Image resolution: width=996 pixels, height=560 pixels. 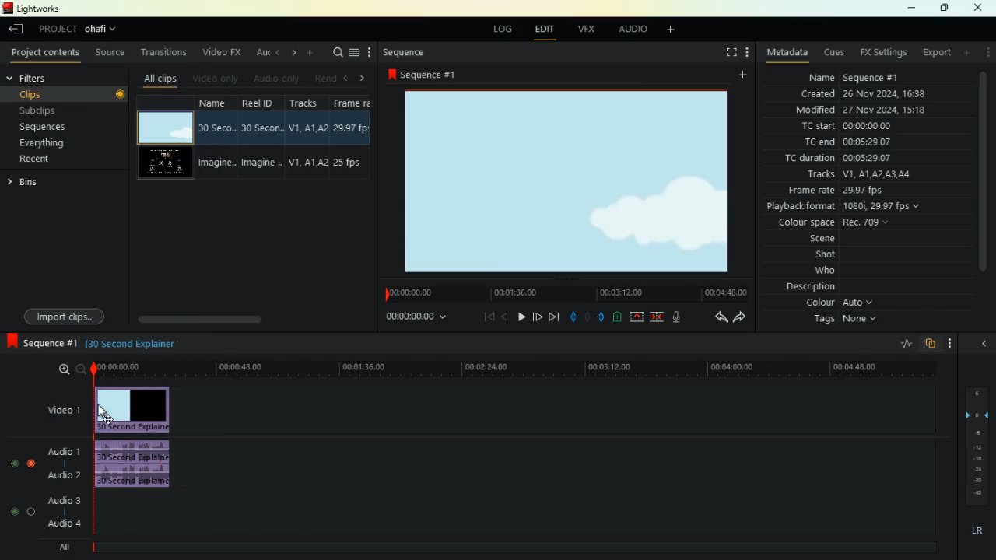 I want to click on lr, so click(x=973, y=531).